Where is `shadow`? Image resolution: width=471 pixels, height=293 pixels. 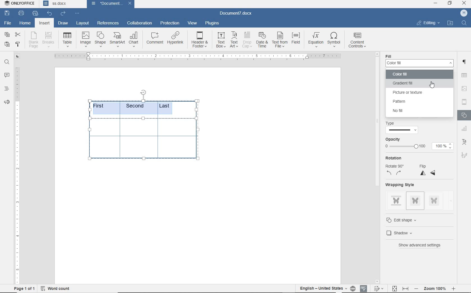 shadow is located at coordinates (404, 232).